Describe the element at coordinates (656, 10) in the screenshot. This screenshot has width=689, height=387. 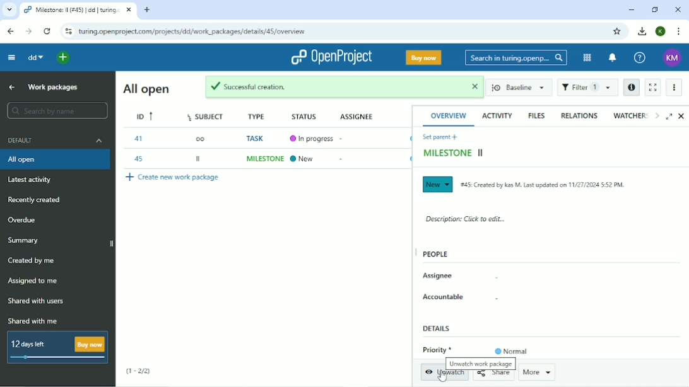
I see `Restore down` at that location.